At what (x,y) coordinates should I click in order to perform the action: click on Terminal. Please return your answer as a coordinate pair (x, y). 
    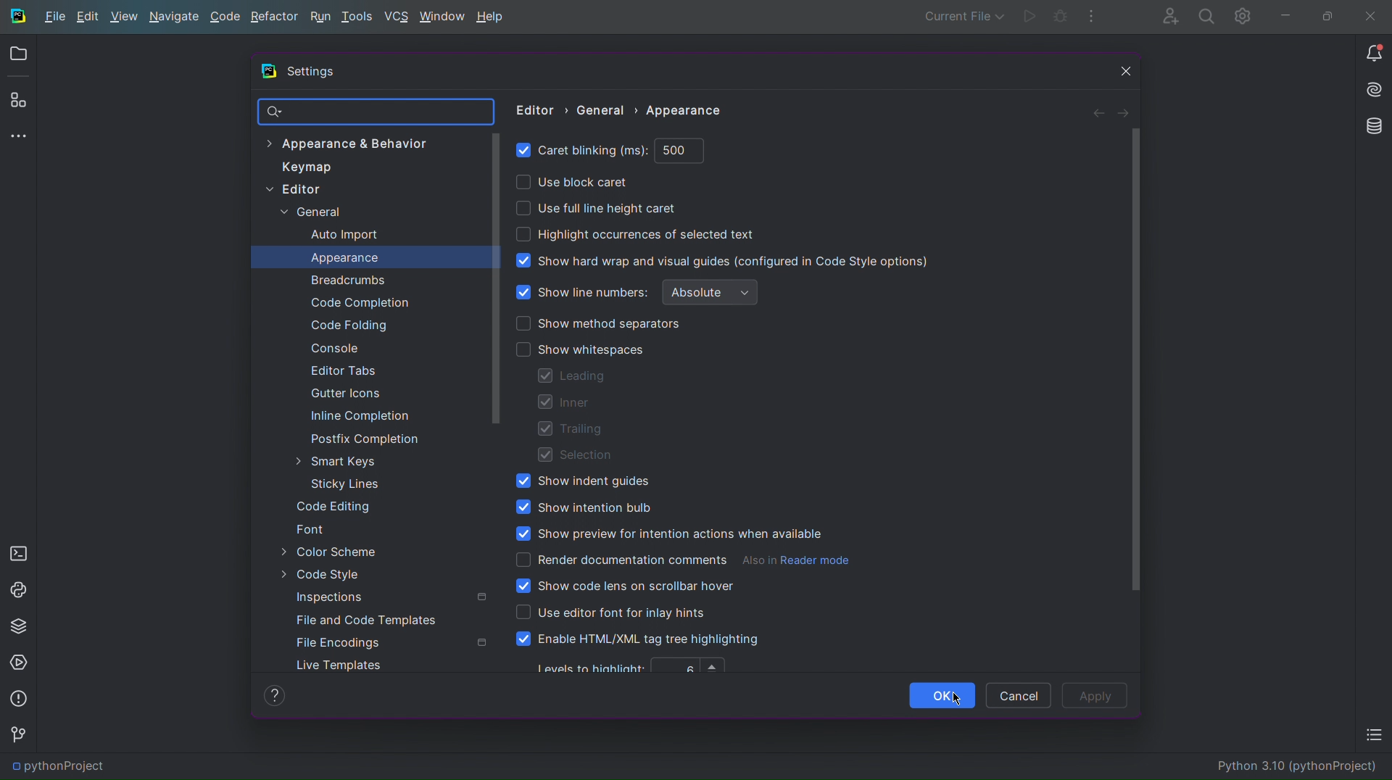
    Looking at the image, I should click on (18, 551).